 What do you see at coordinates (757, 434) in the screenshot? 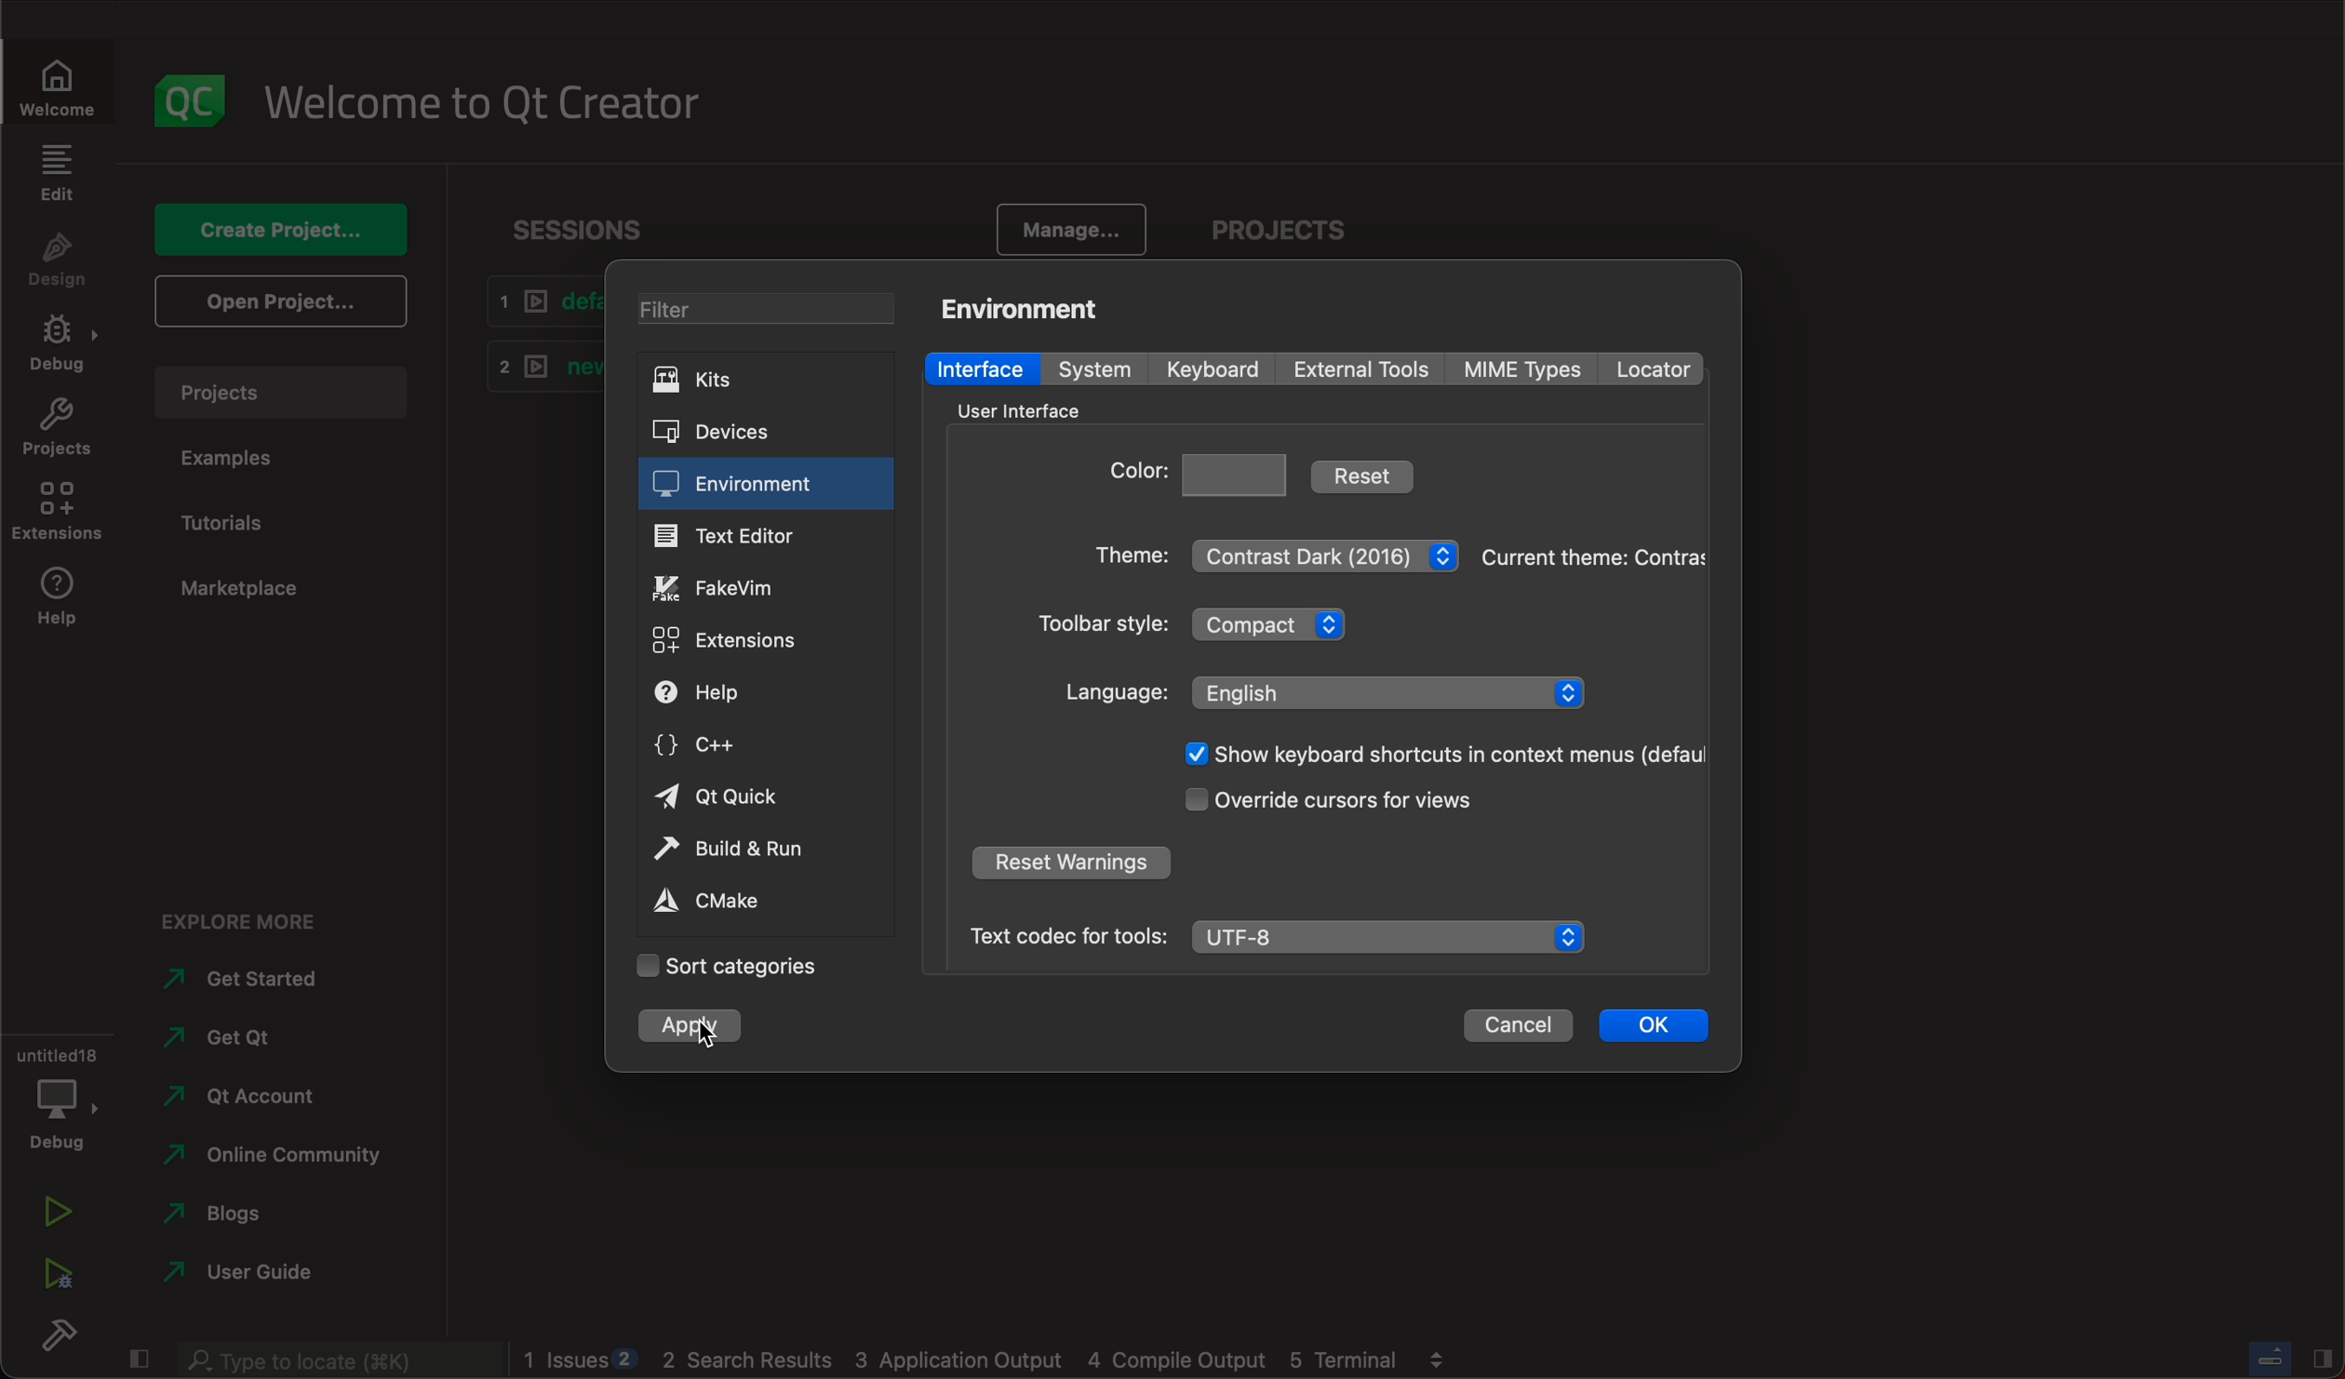
I see `devices` at bounding box center [757, 434].